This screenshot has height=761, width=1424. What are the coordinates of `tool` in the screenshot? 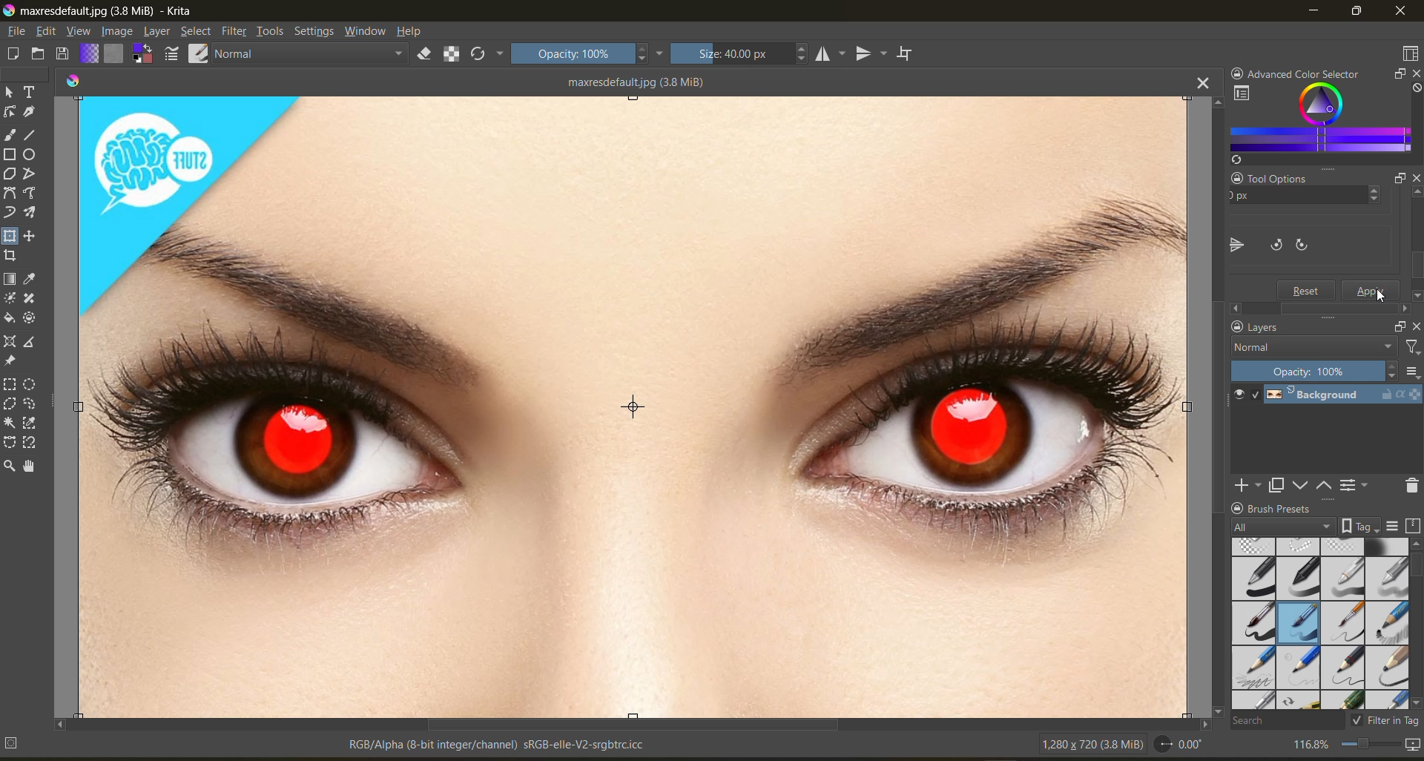 It's located at (30, 386).